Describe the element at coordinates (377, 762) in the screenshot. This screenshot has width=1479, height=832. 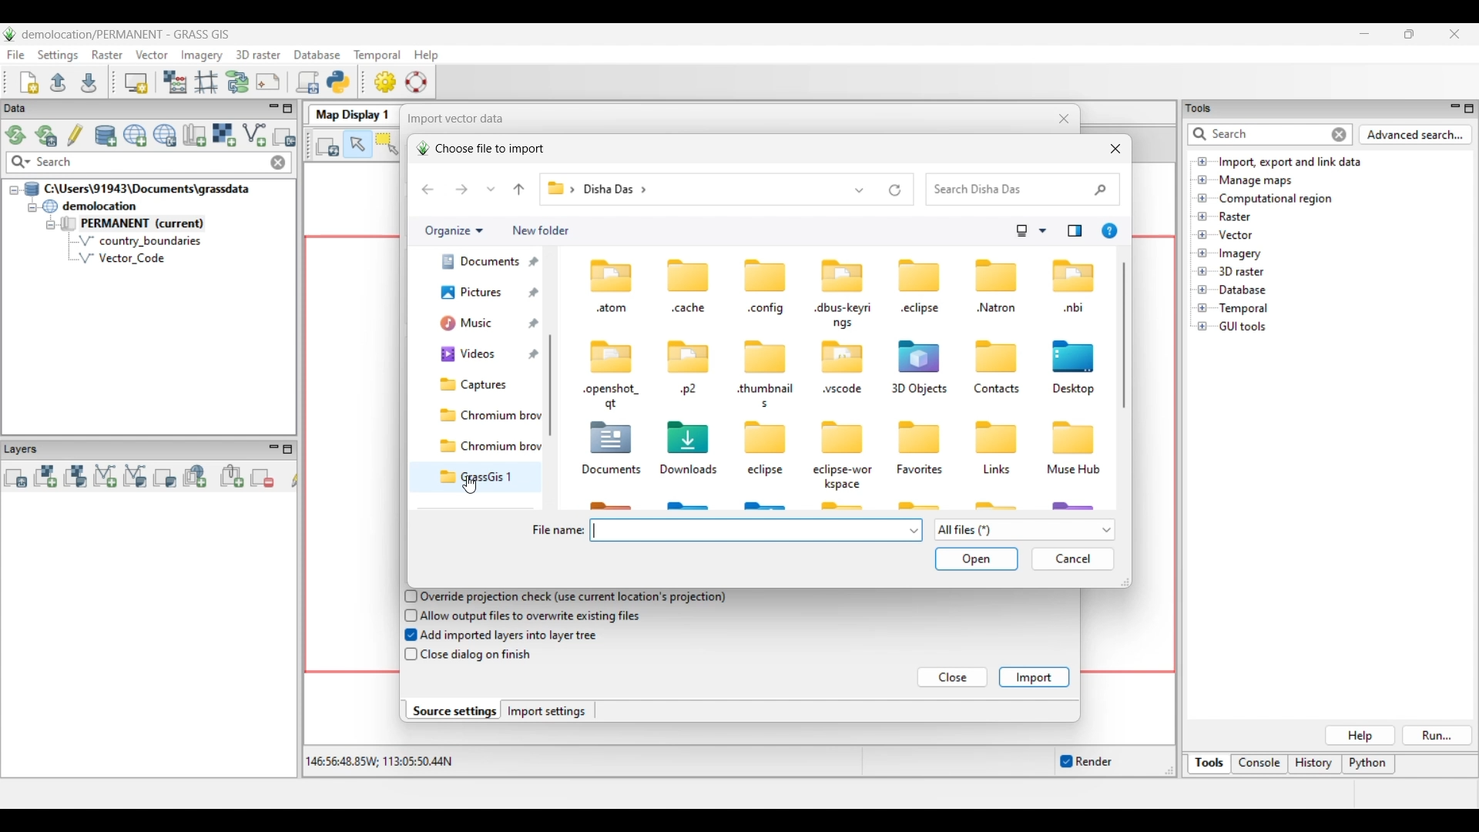
I see `Co-ordinates of the cursor within the display area` at that location.